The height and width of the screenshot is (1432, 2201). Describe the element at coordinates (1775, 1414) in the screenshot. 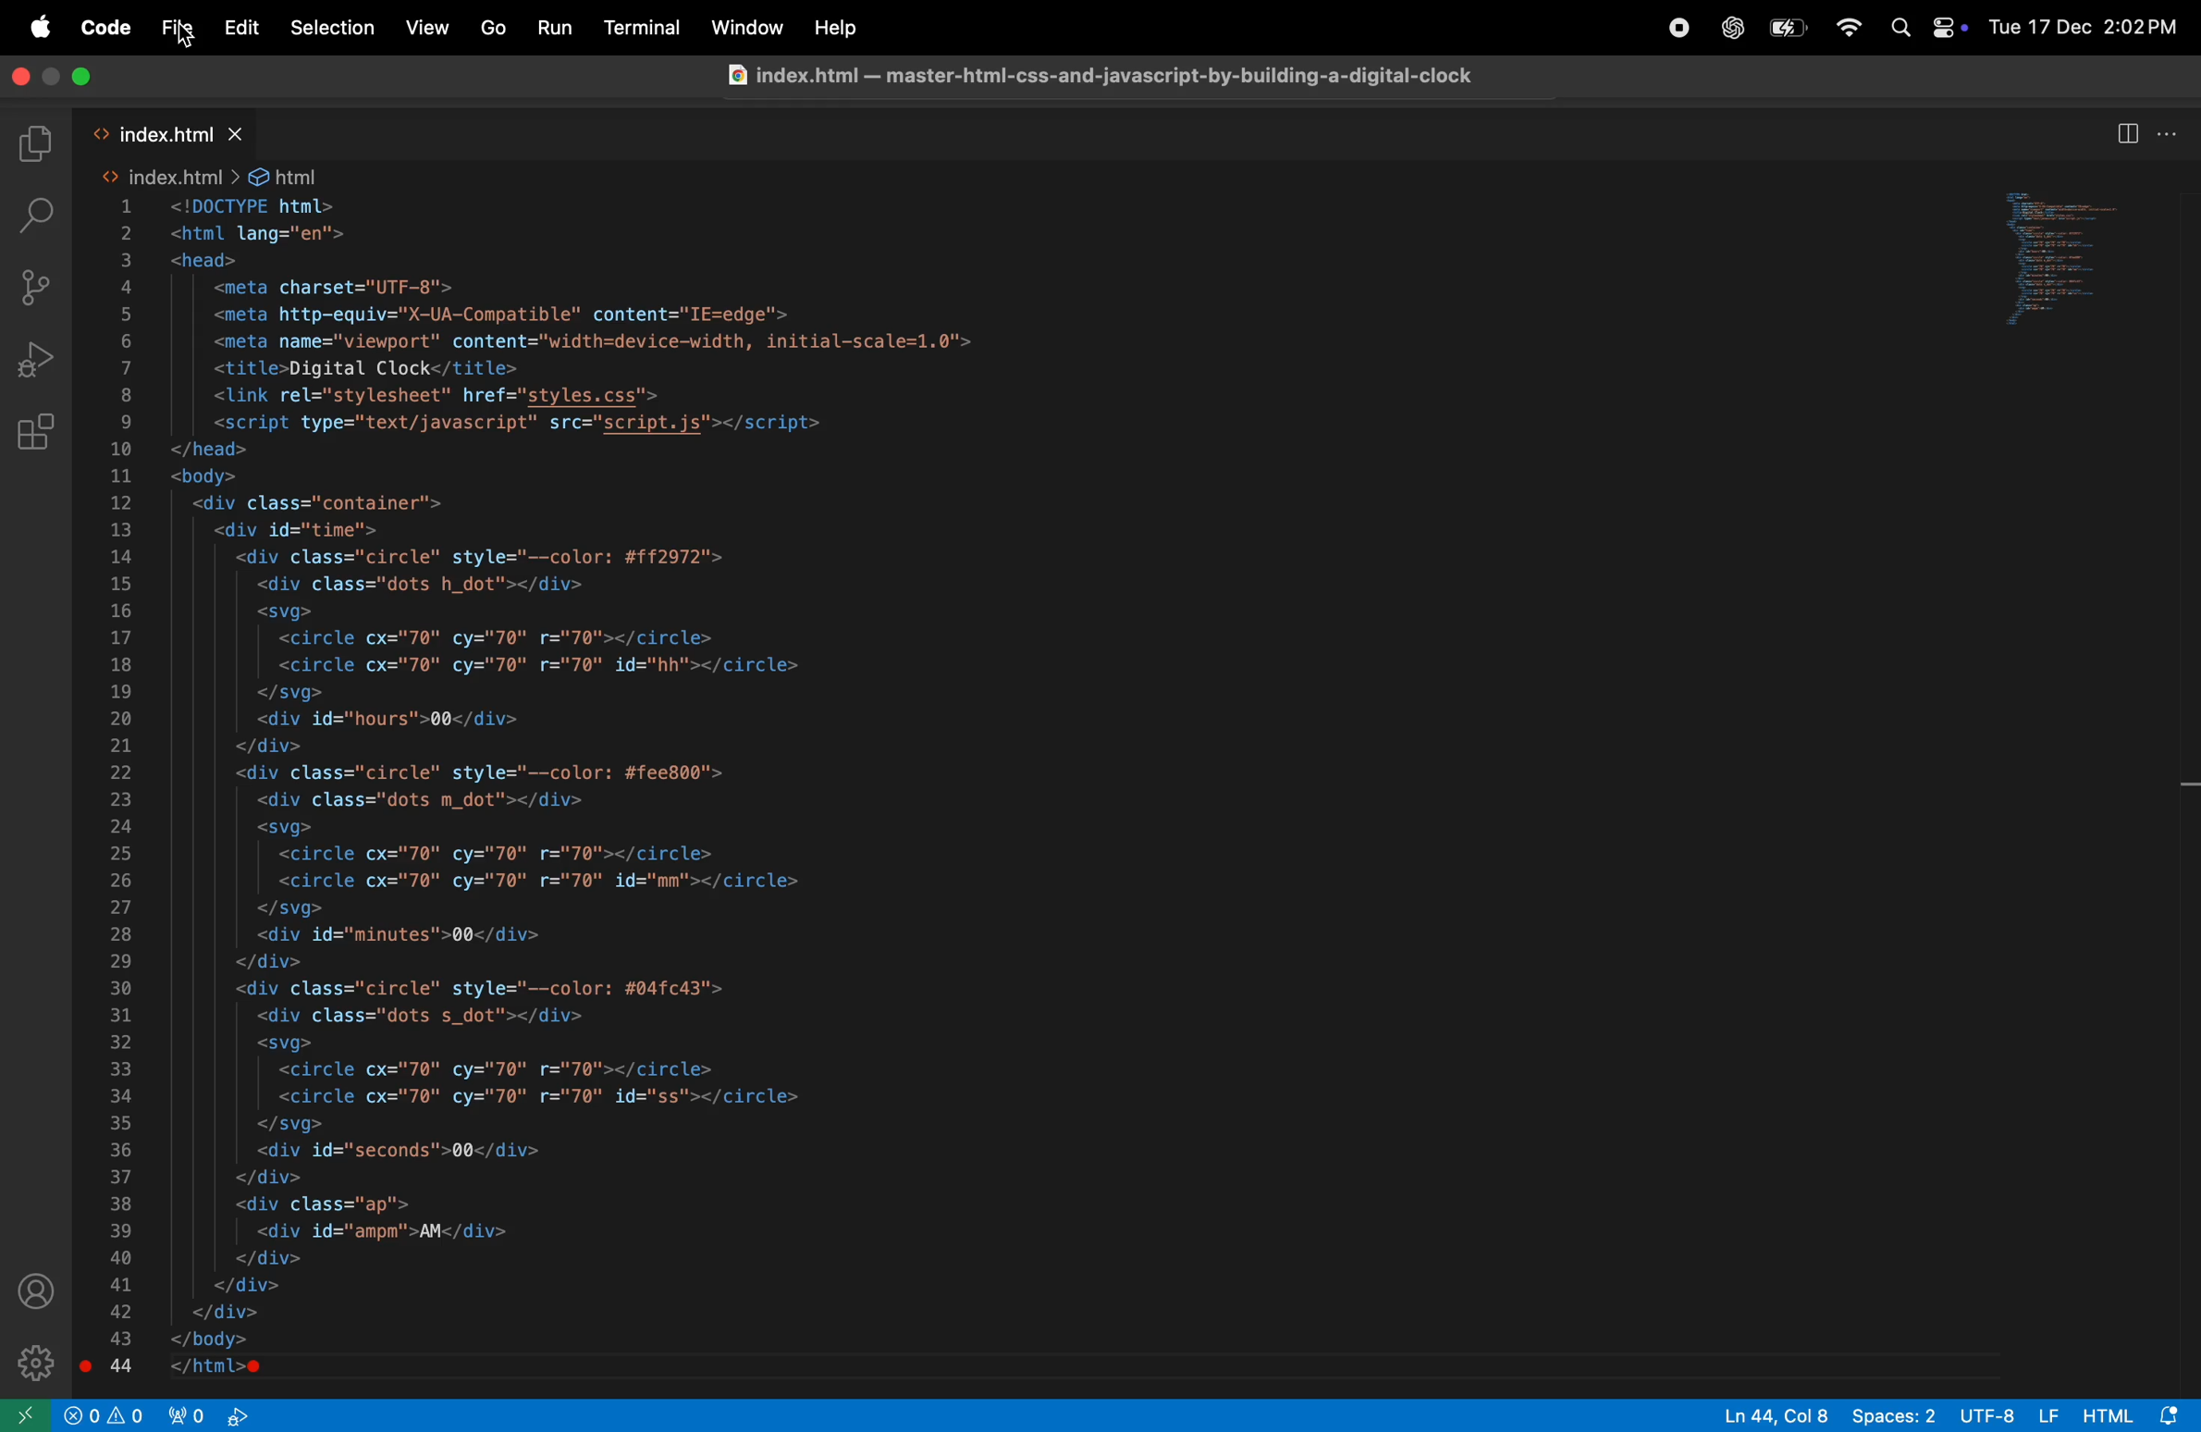

I see `Ln44,  col 8` at that location.